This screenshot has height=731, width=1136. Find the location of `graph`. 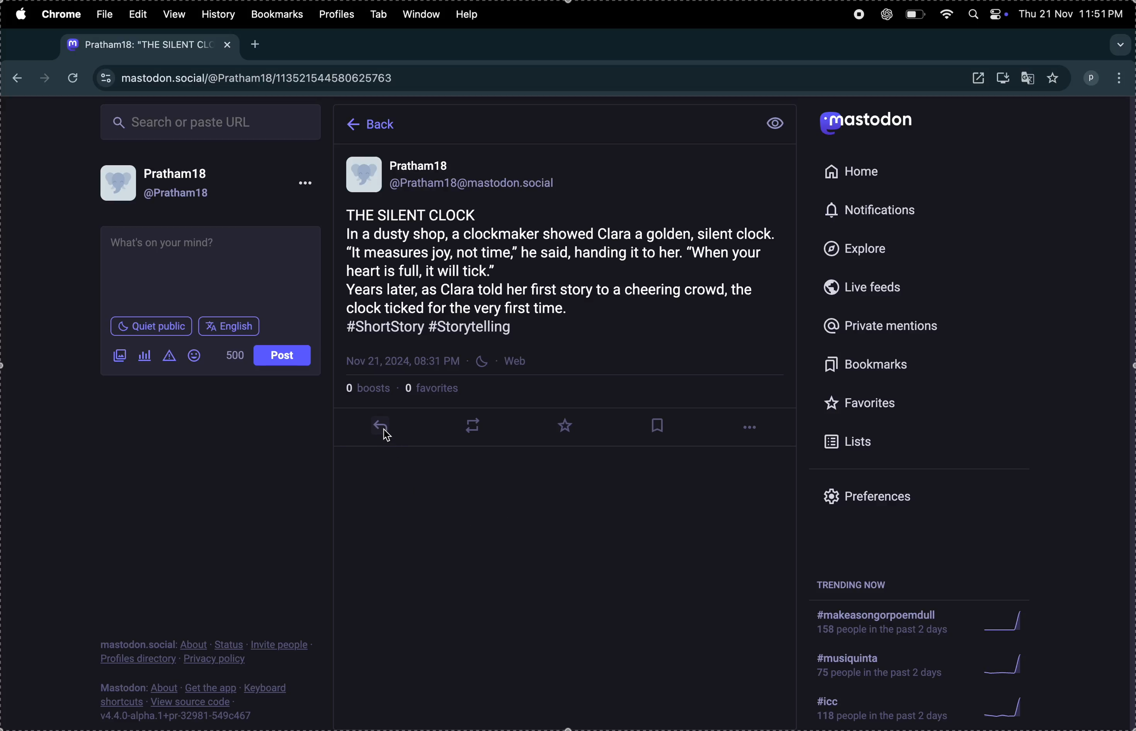

graph is located at coordinates (1008, 663).